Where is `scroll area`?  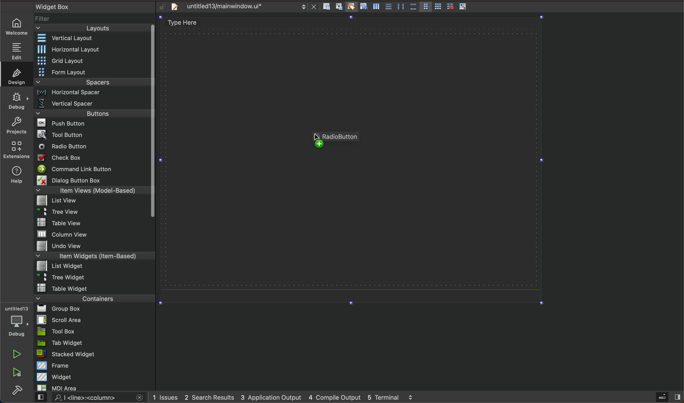
scroll area is located at coordinates (95, 320).